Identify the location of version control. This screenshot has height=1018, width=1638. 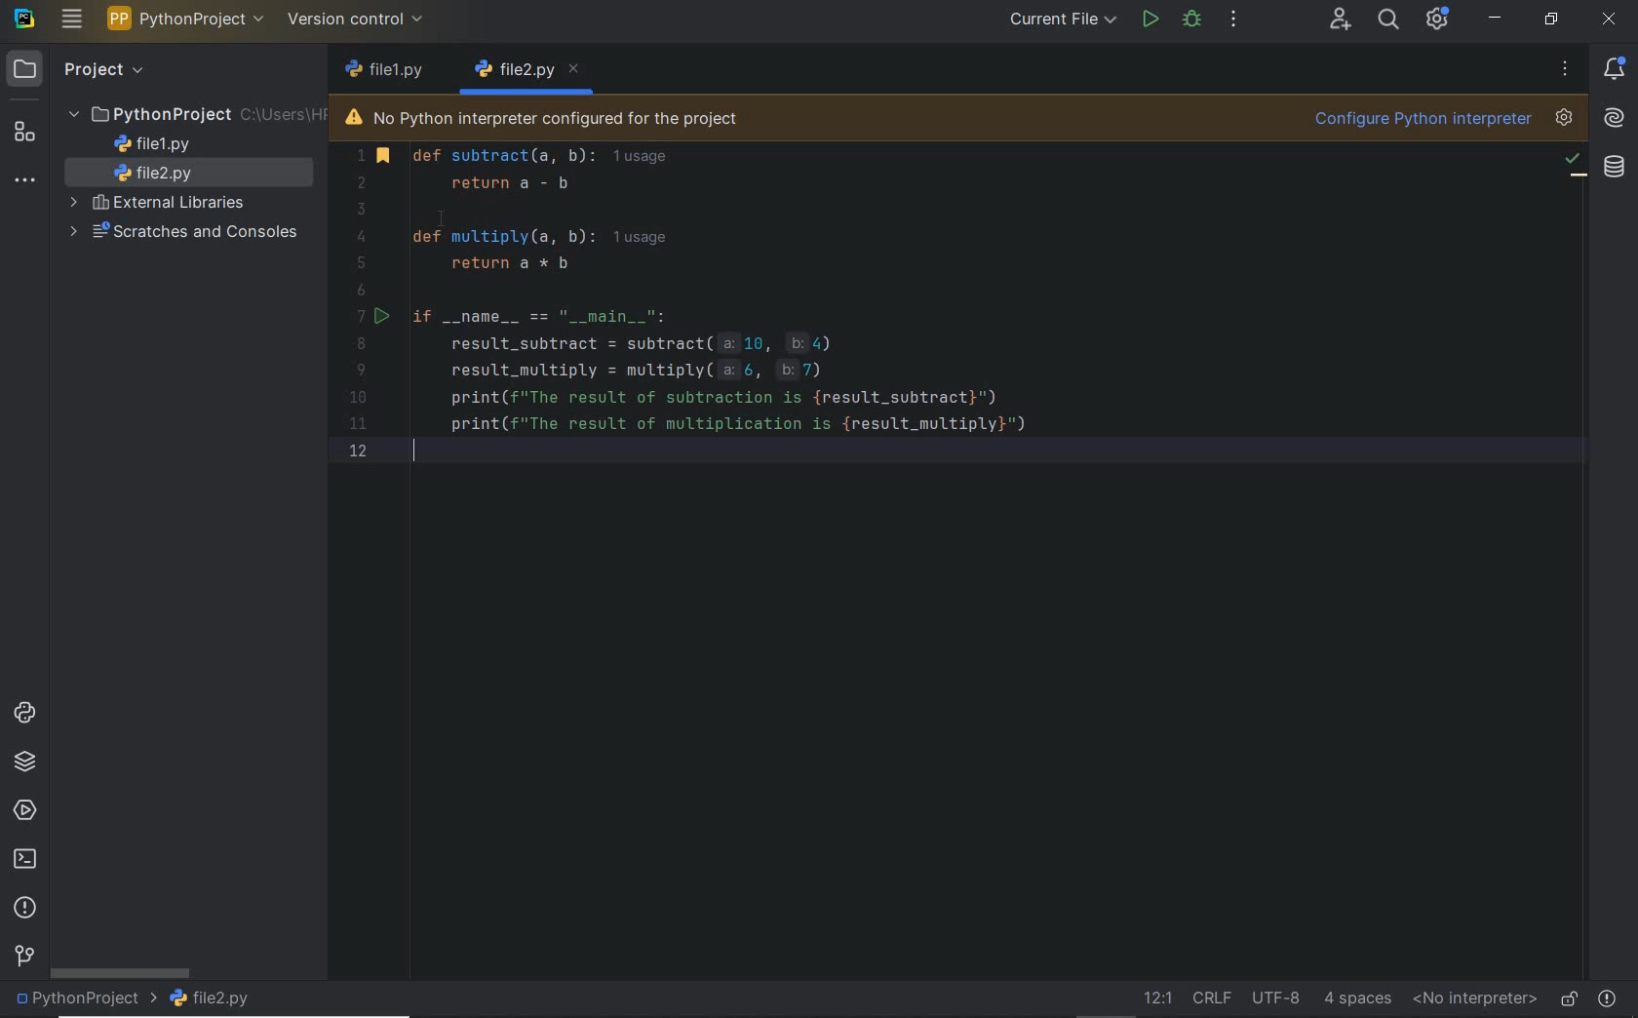
(359, 21).